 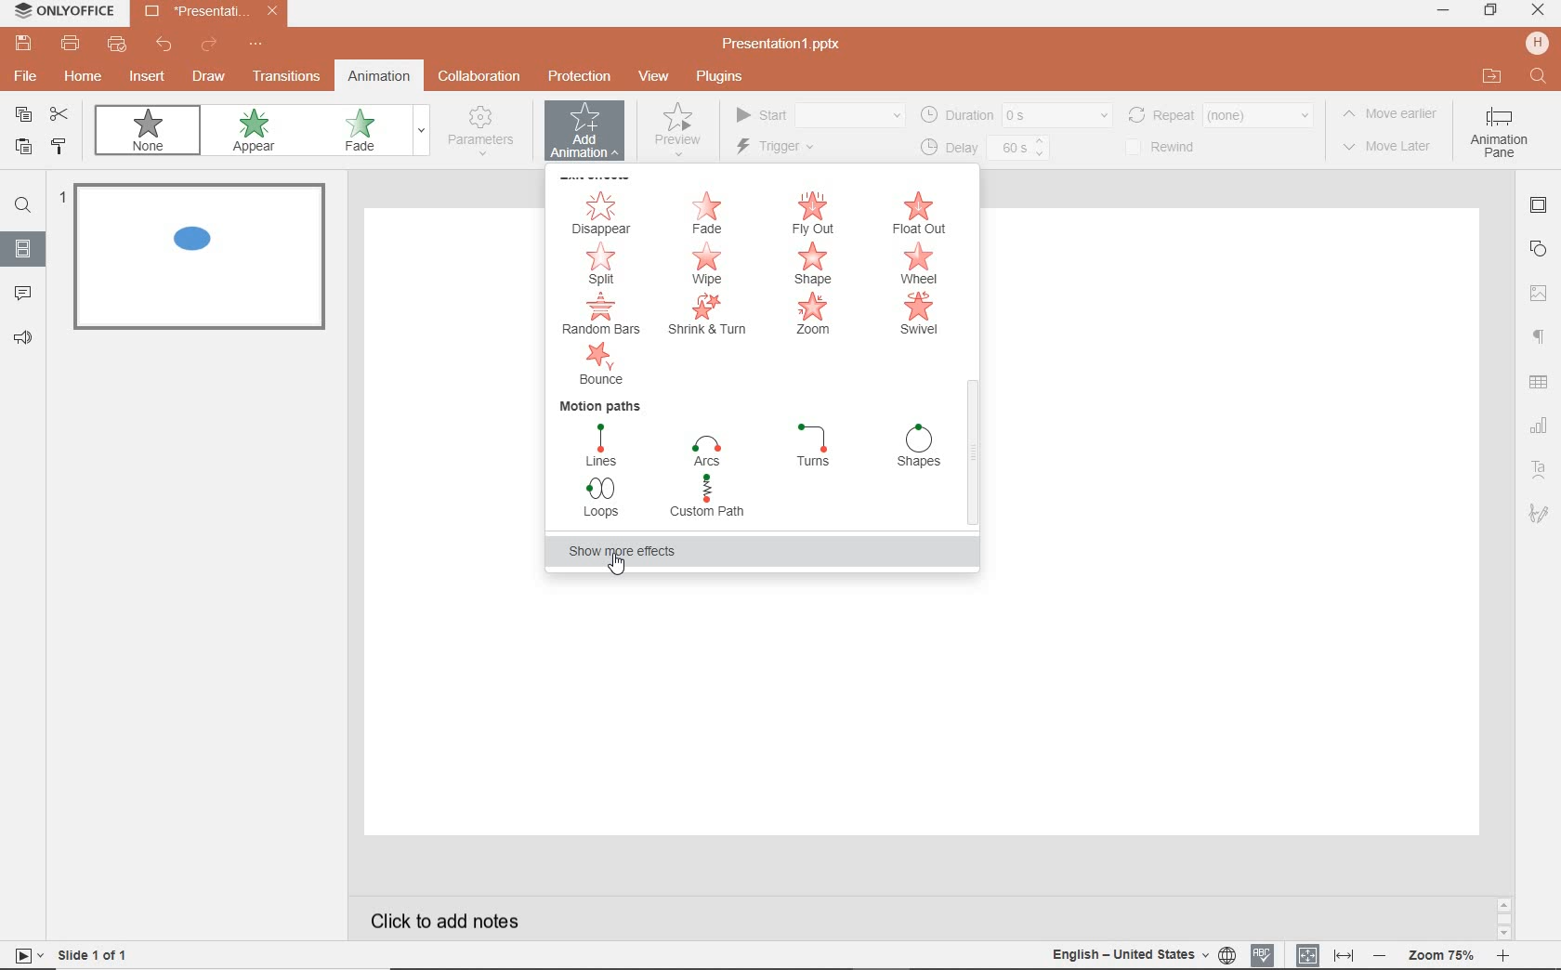 I want to click on FIND, so click(x=1541, y=79).